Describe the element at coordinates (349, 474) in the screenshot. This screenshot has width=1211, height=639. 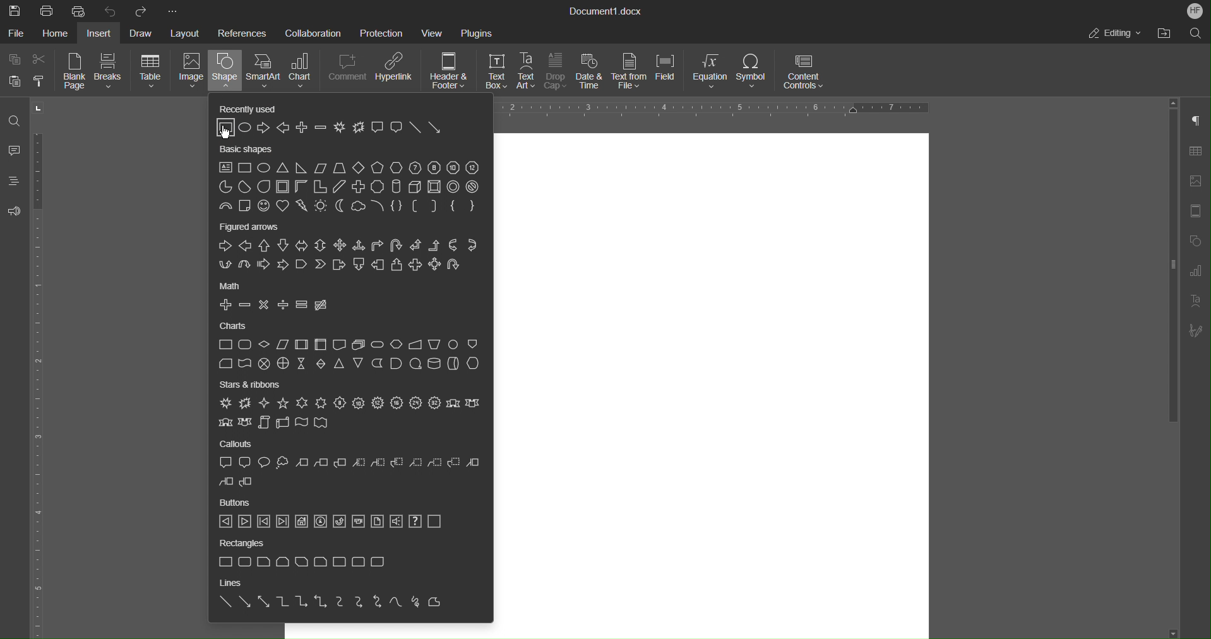
I see `Callout Shapes` at that location.